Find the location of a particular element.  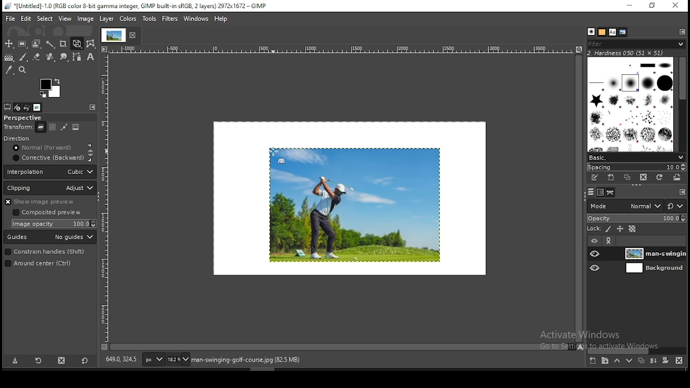

close is located at coordinates (135, 36).